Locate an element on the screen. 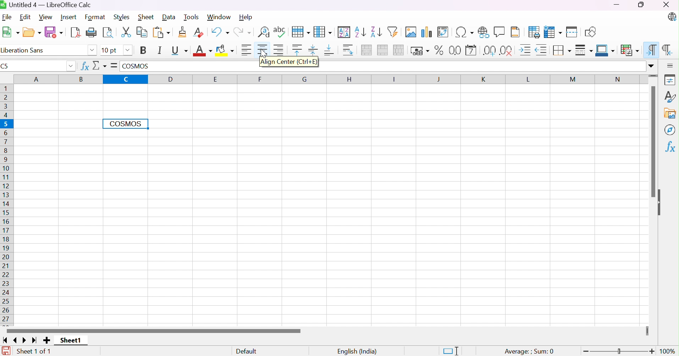  Scroll to first Sheet is located at coordinates (5, 340).